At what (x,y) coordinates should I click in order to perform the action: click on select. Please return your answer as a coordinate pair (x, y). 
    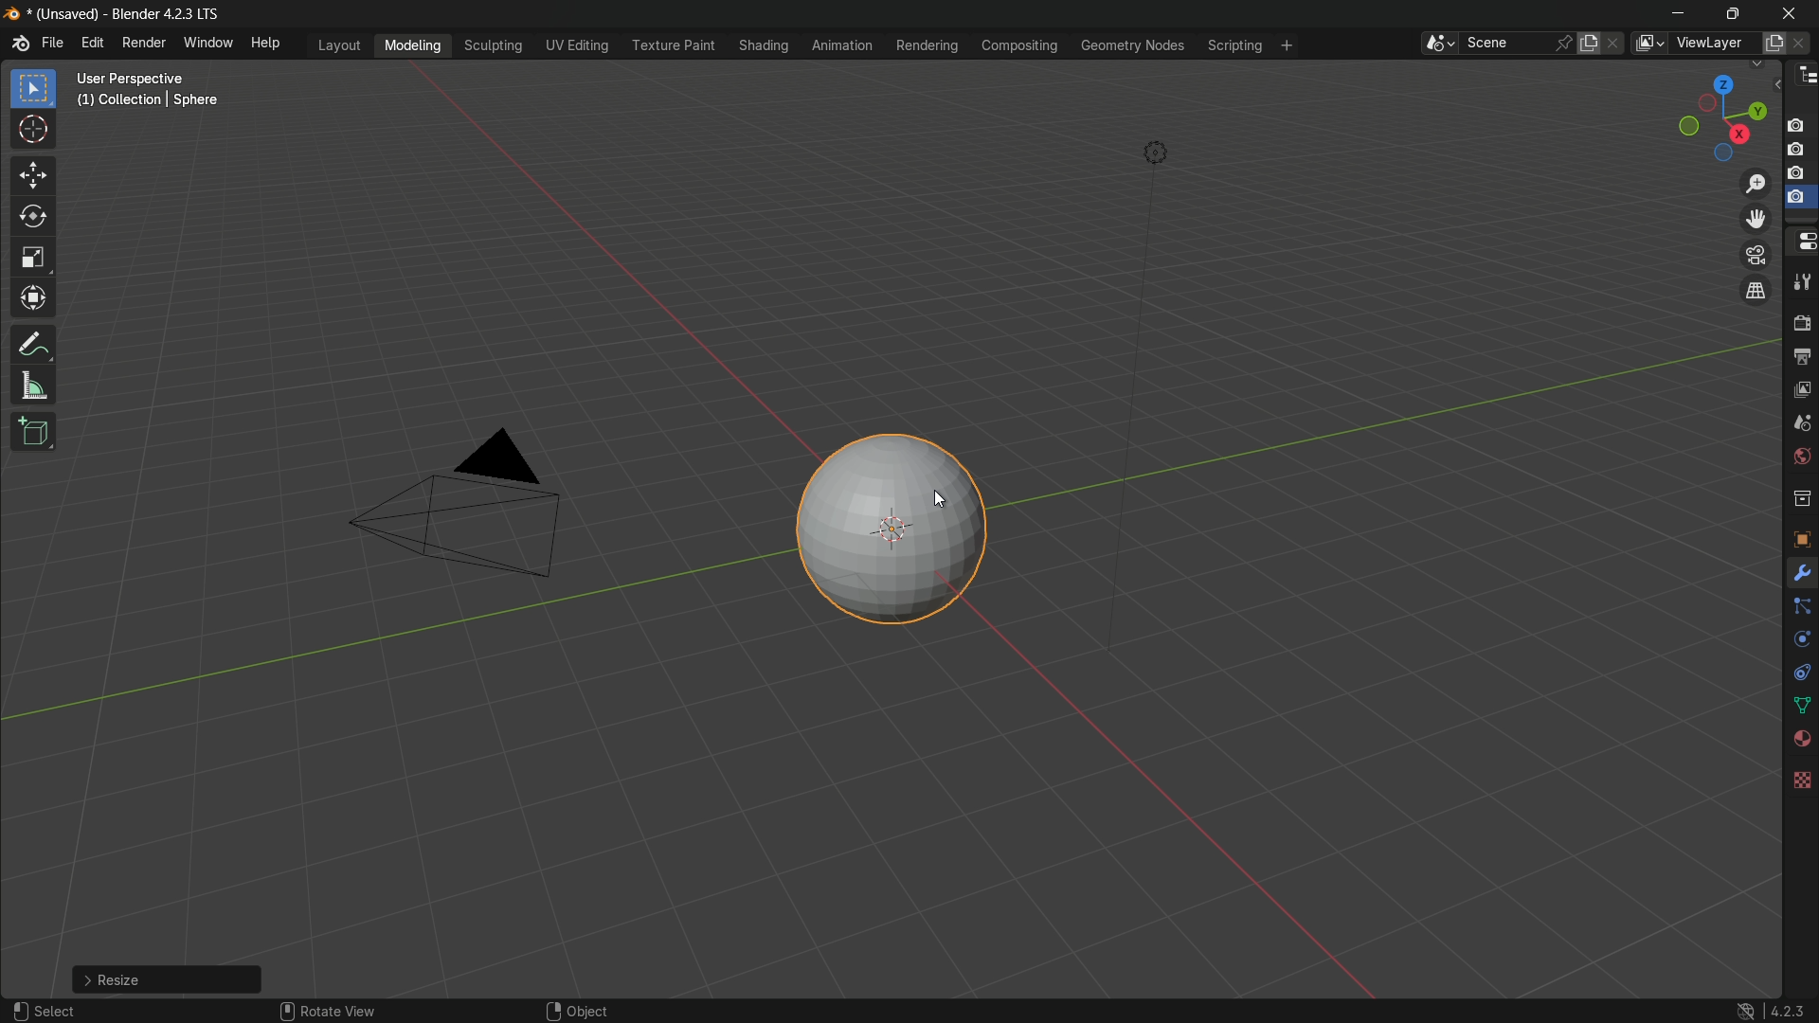
    Looking at the image, I should click on (156, 979).